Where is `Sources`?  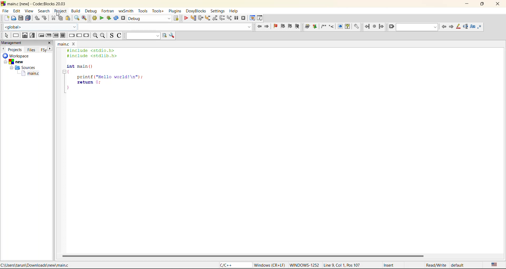 Sources is located at coordinates (22, 67).